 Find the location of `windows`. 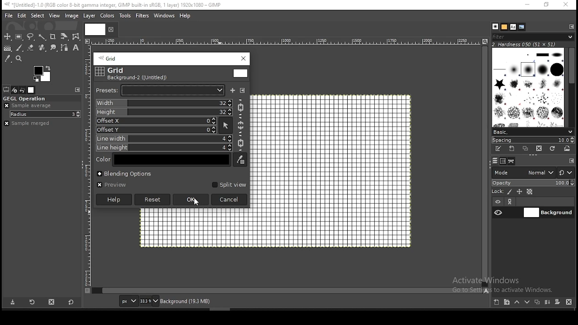

windows is located at coordinates (164, 16).